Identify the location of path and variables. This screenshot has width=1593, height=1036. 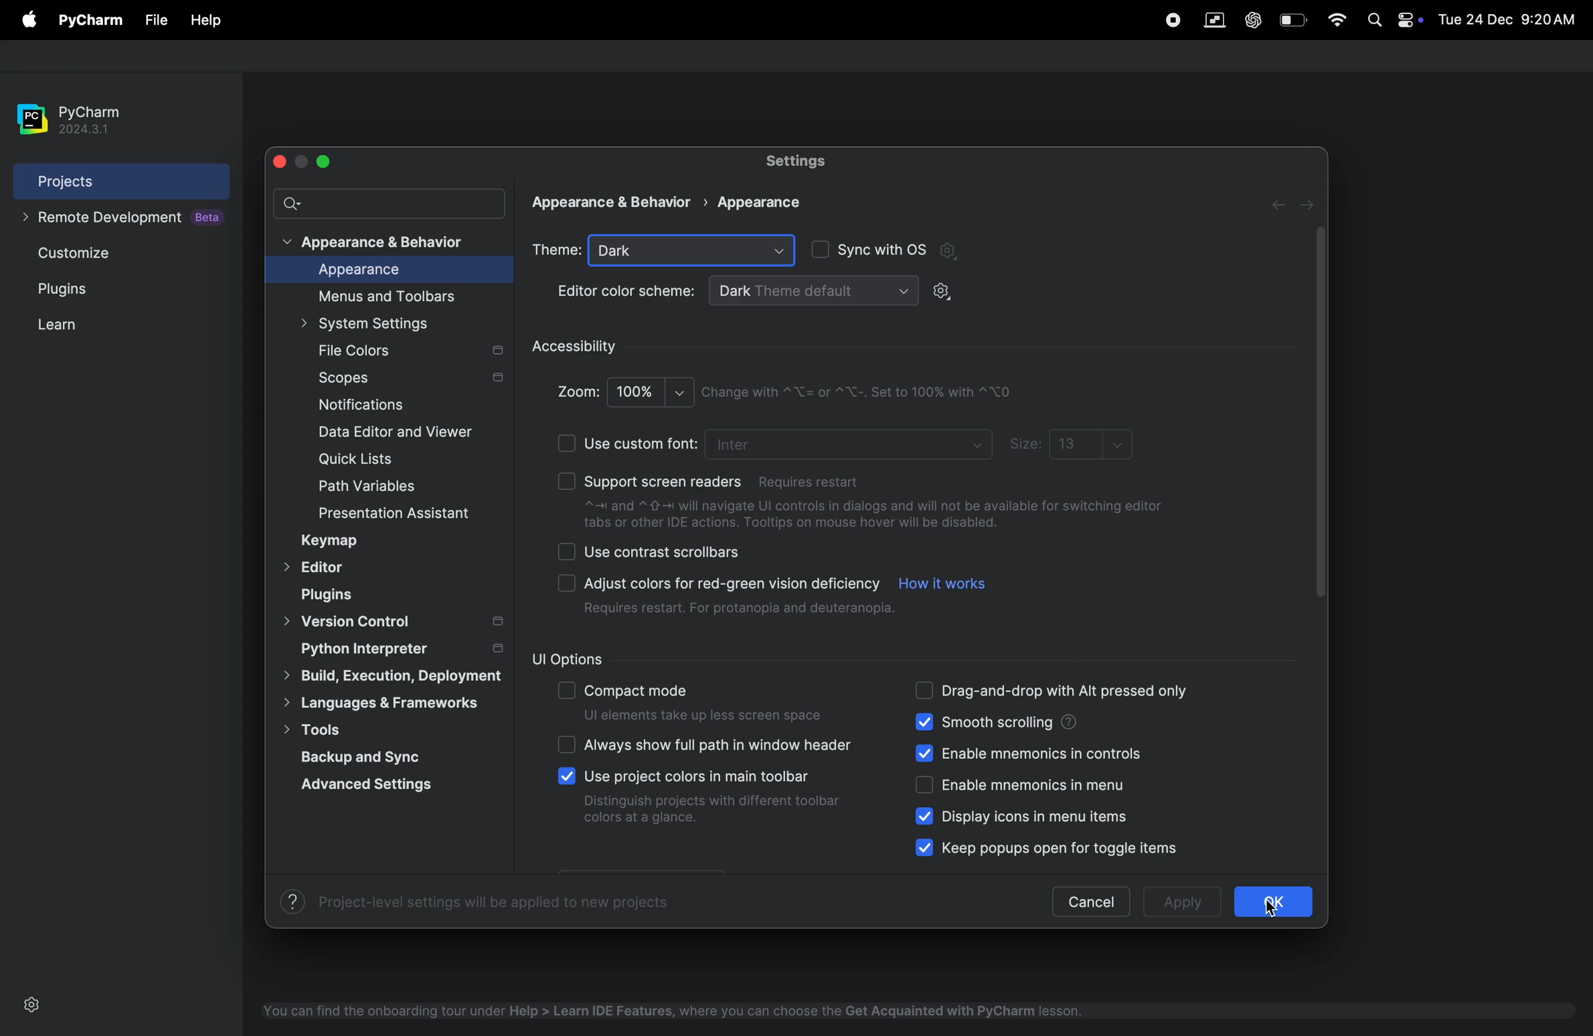
(369, 487).